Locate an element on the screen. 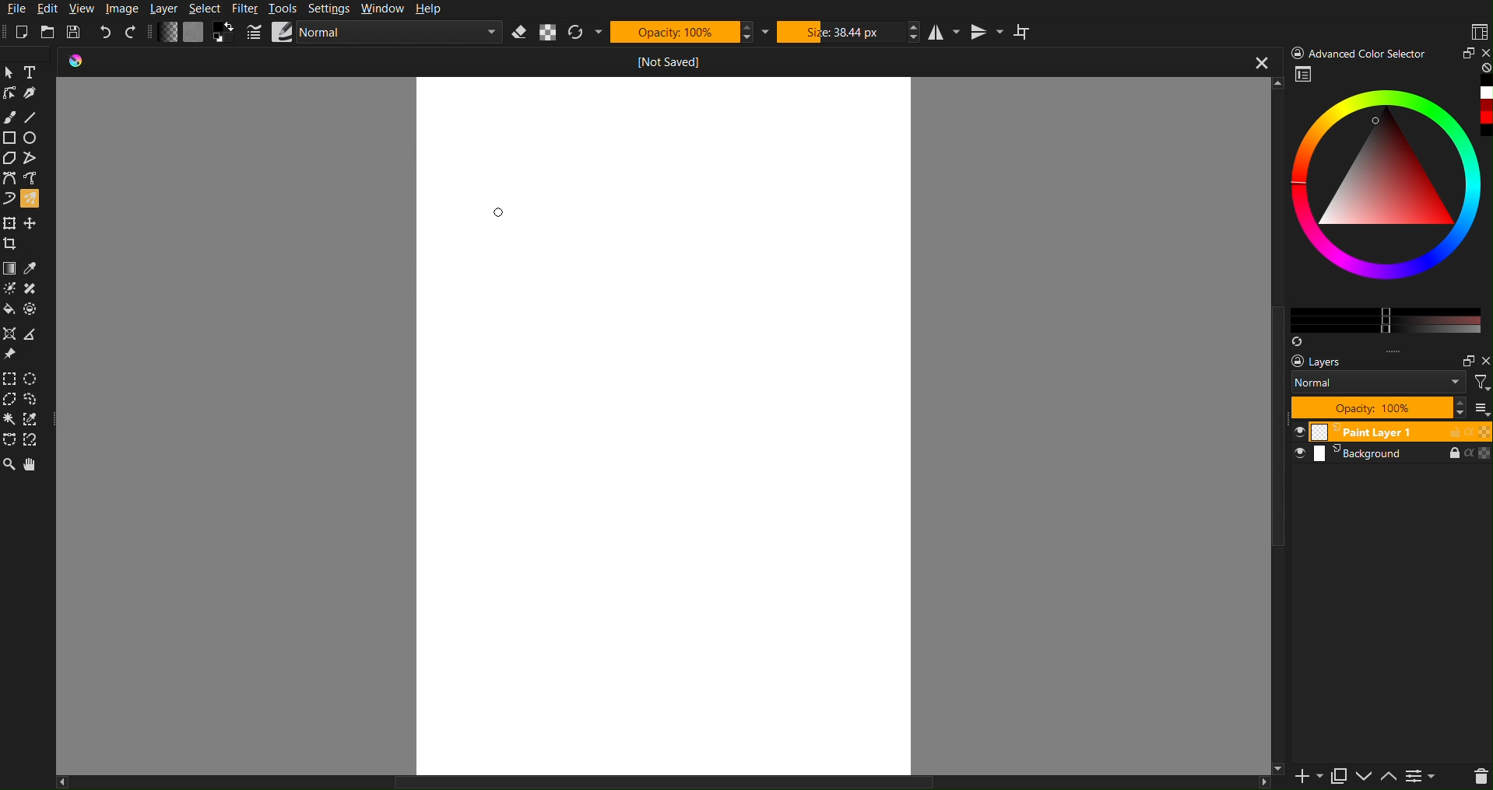 Image resolution: width=1493 pixels, height=790 pixels. Line Options is located at coordinates (255, 33).